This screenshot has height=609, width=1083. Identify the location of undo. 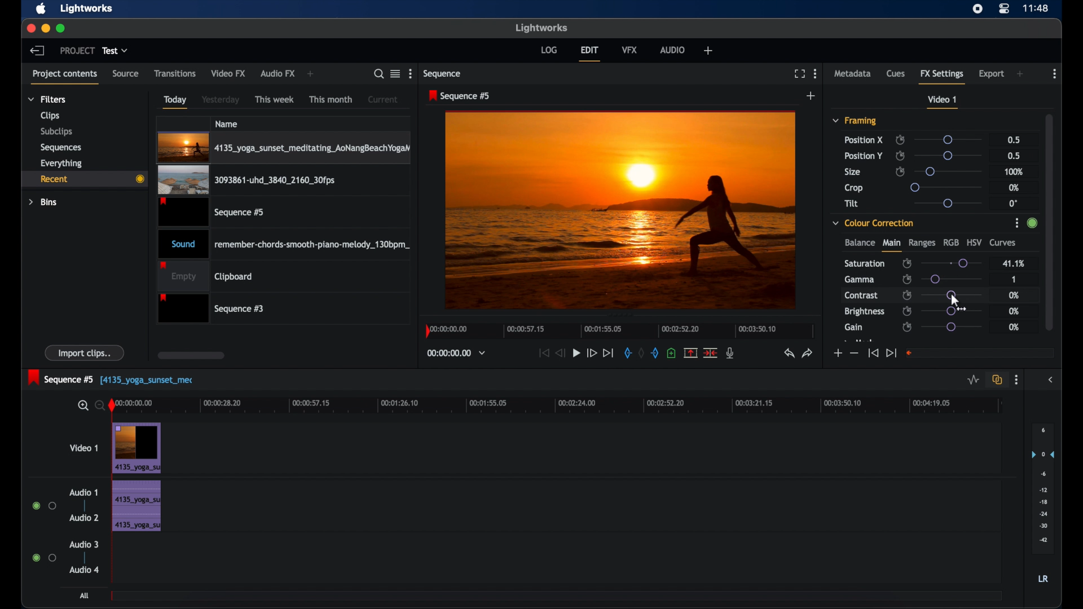
(789, 354).